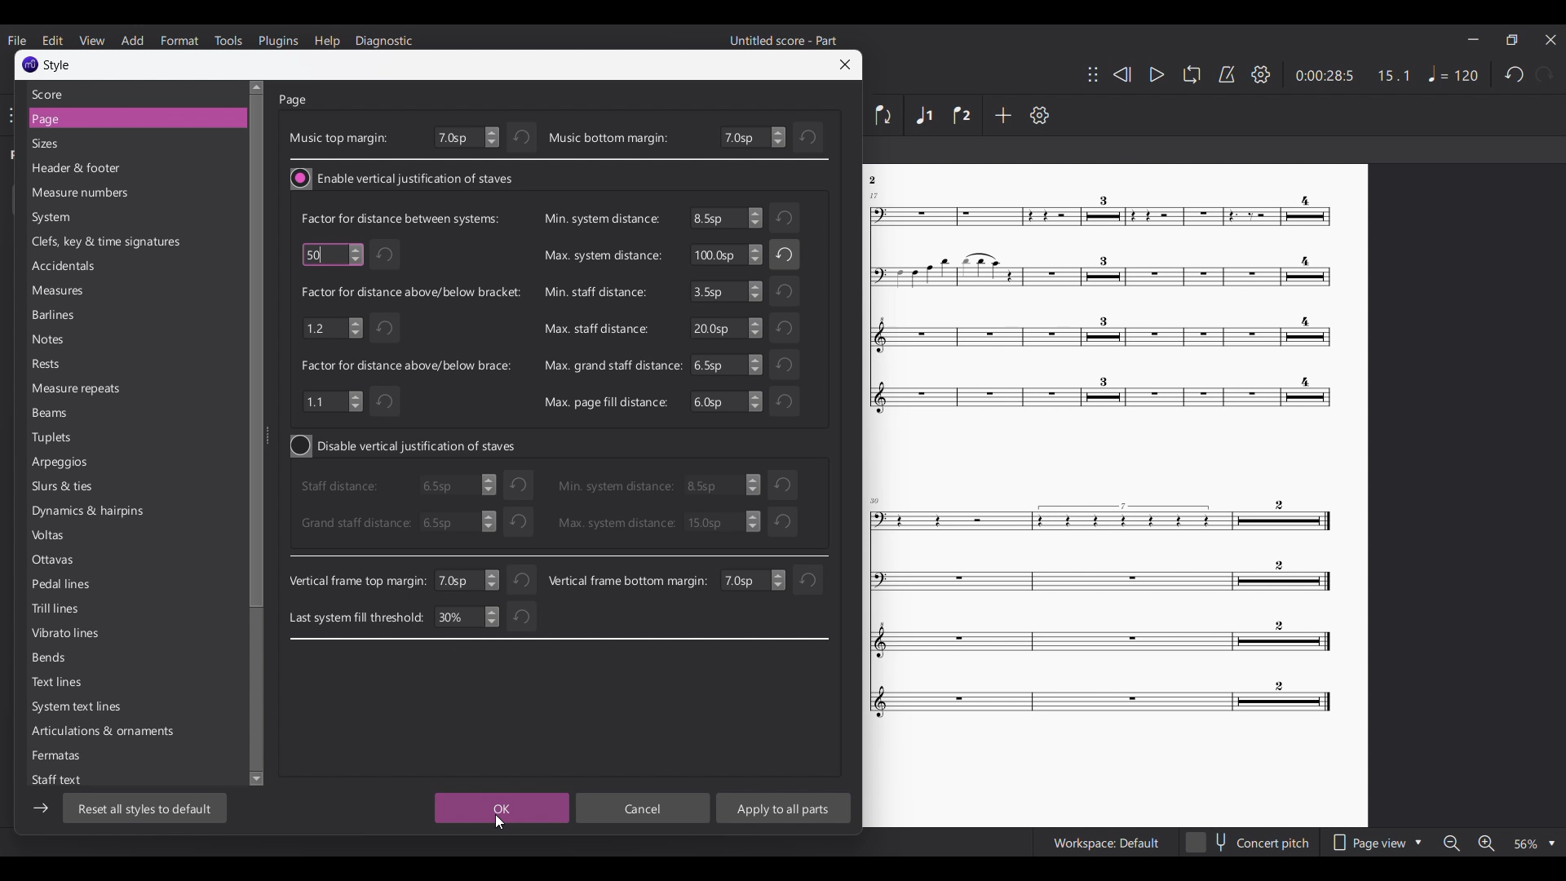 This screenshot has height=881, width=1566. Describe the element at coordinates (78, 414) in the screenshot. I see `Beams` at that location.